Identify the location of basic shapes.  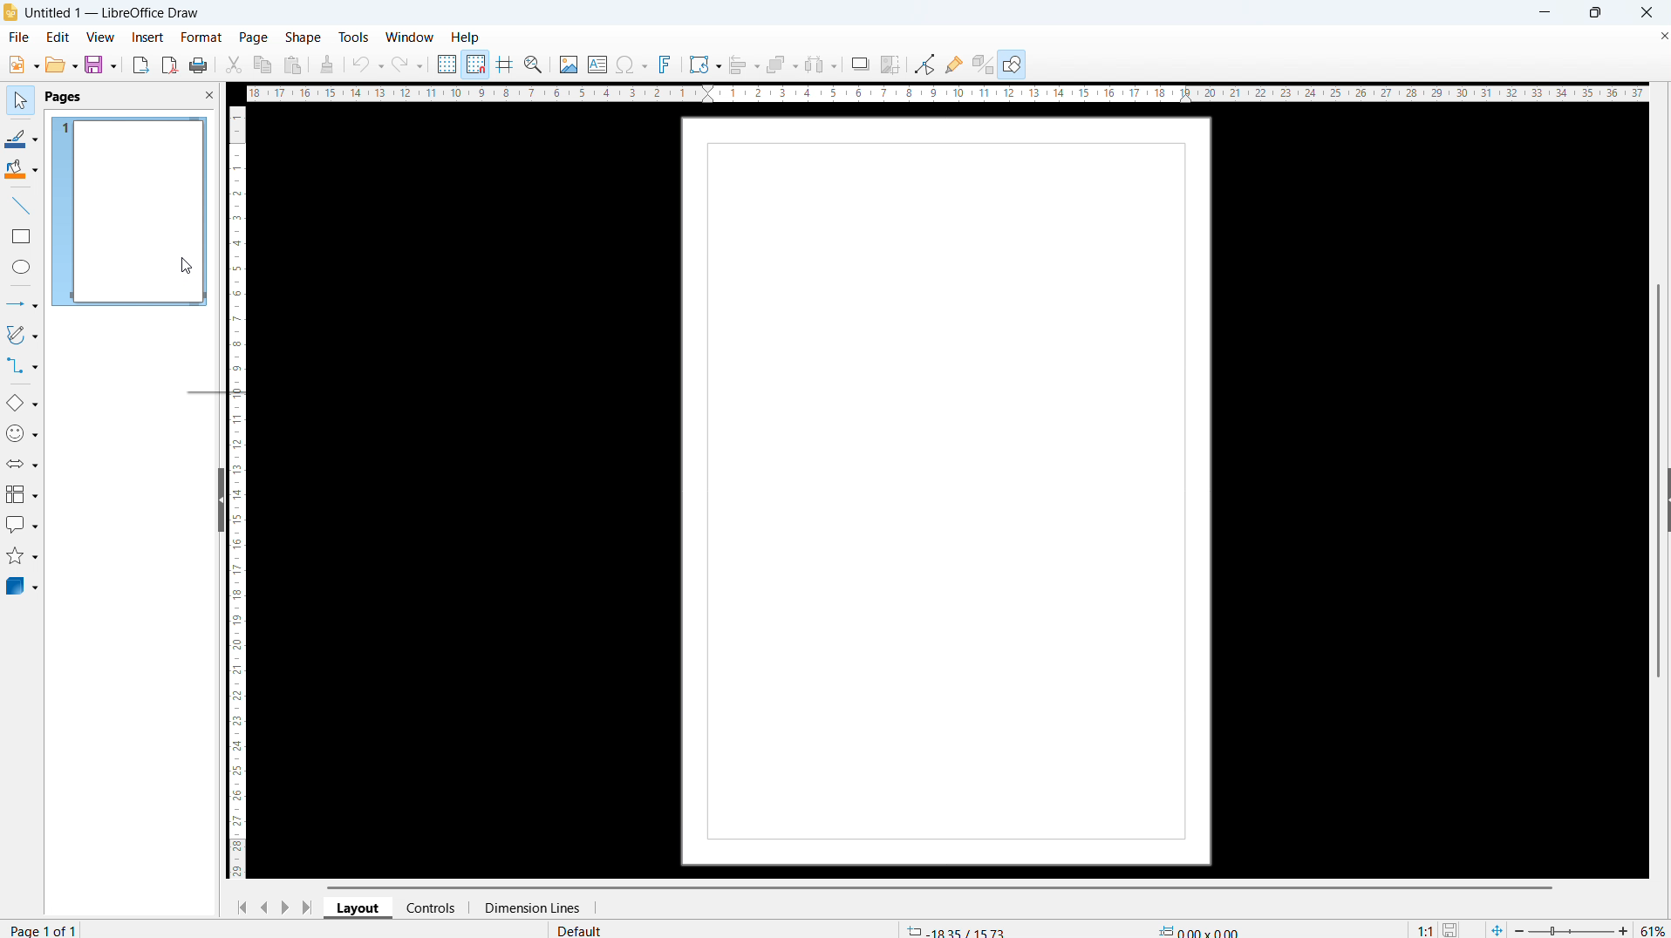
(22, 404).